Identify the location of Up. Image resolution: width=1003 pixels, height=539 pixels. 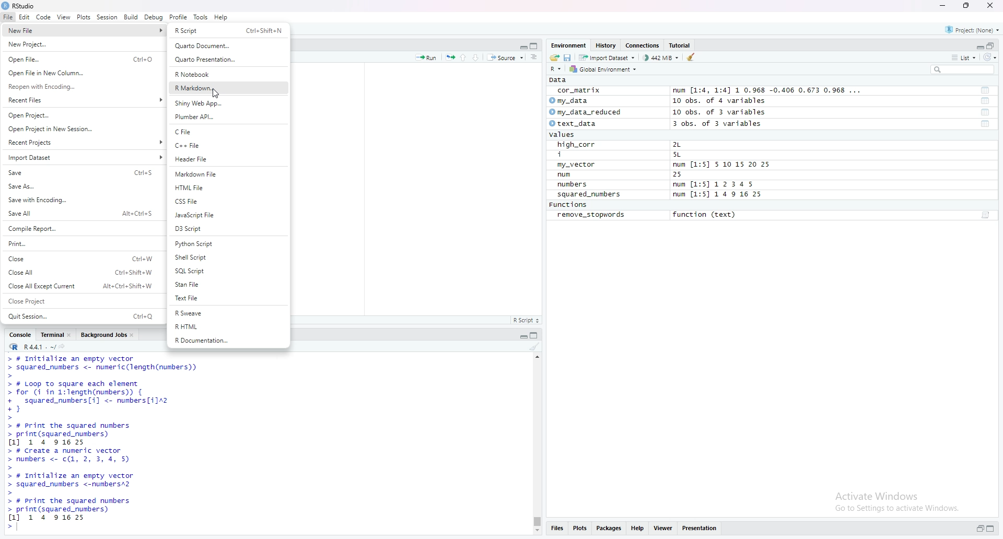
(466, 57).